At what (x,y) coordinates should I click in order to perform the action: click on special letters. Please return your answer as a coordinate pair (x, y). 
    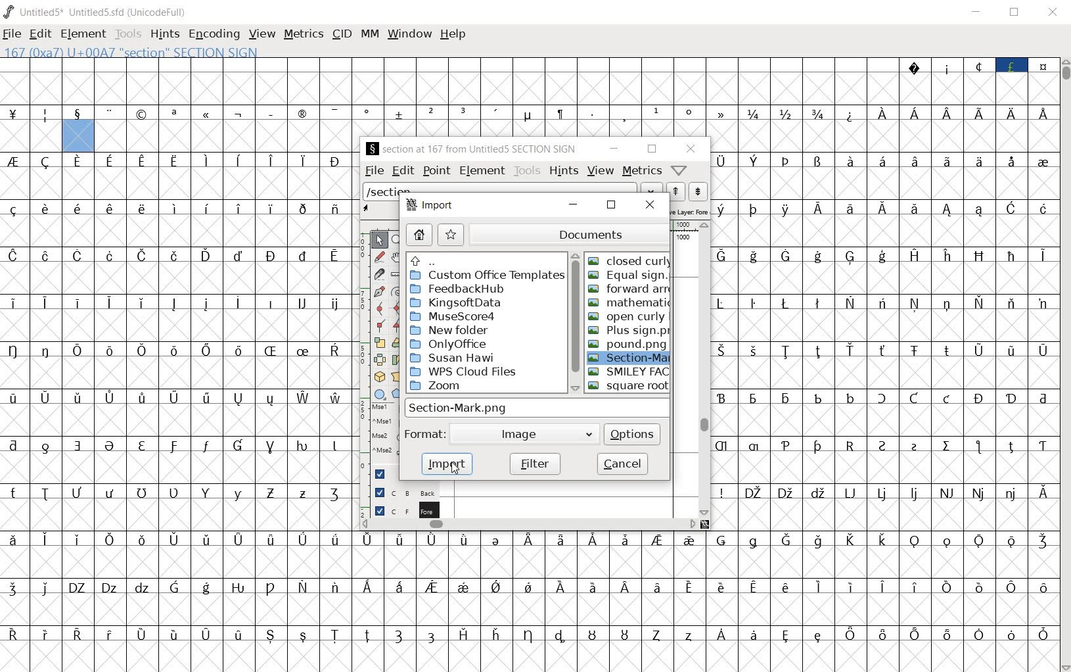
    Looking at the image, I should click on (181, 160).